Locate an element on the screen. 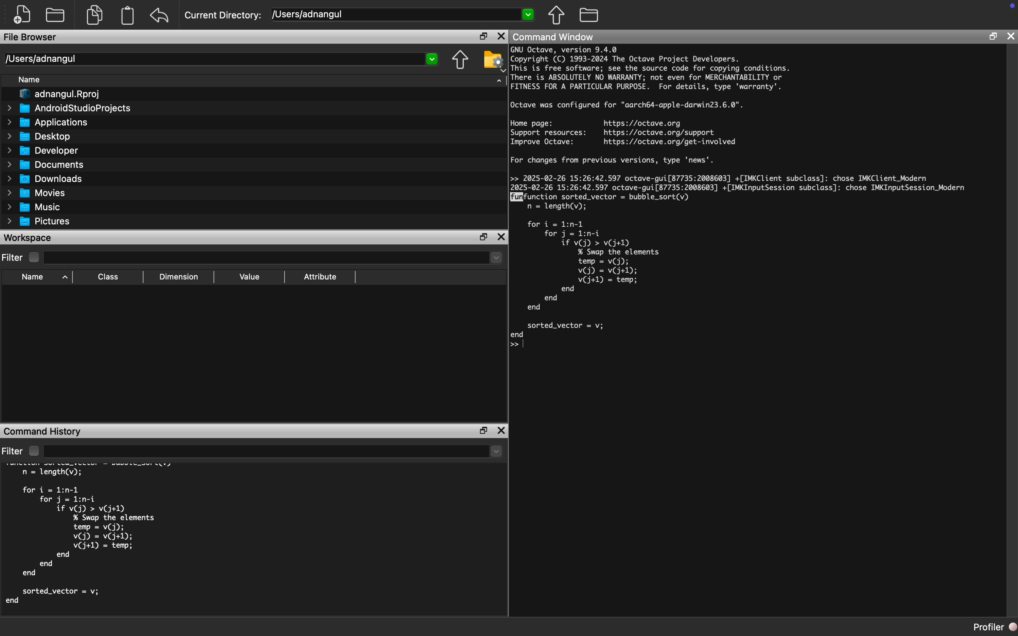  Developer is located at coordinates (42, 150).